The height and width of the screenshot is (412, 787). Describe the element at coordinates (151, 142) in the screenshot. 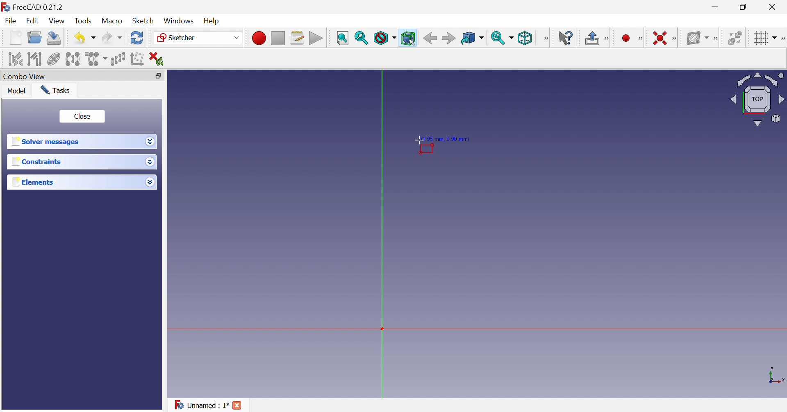

I see `Drop down` at that location.